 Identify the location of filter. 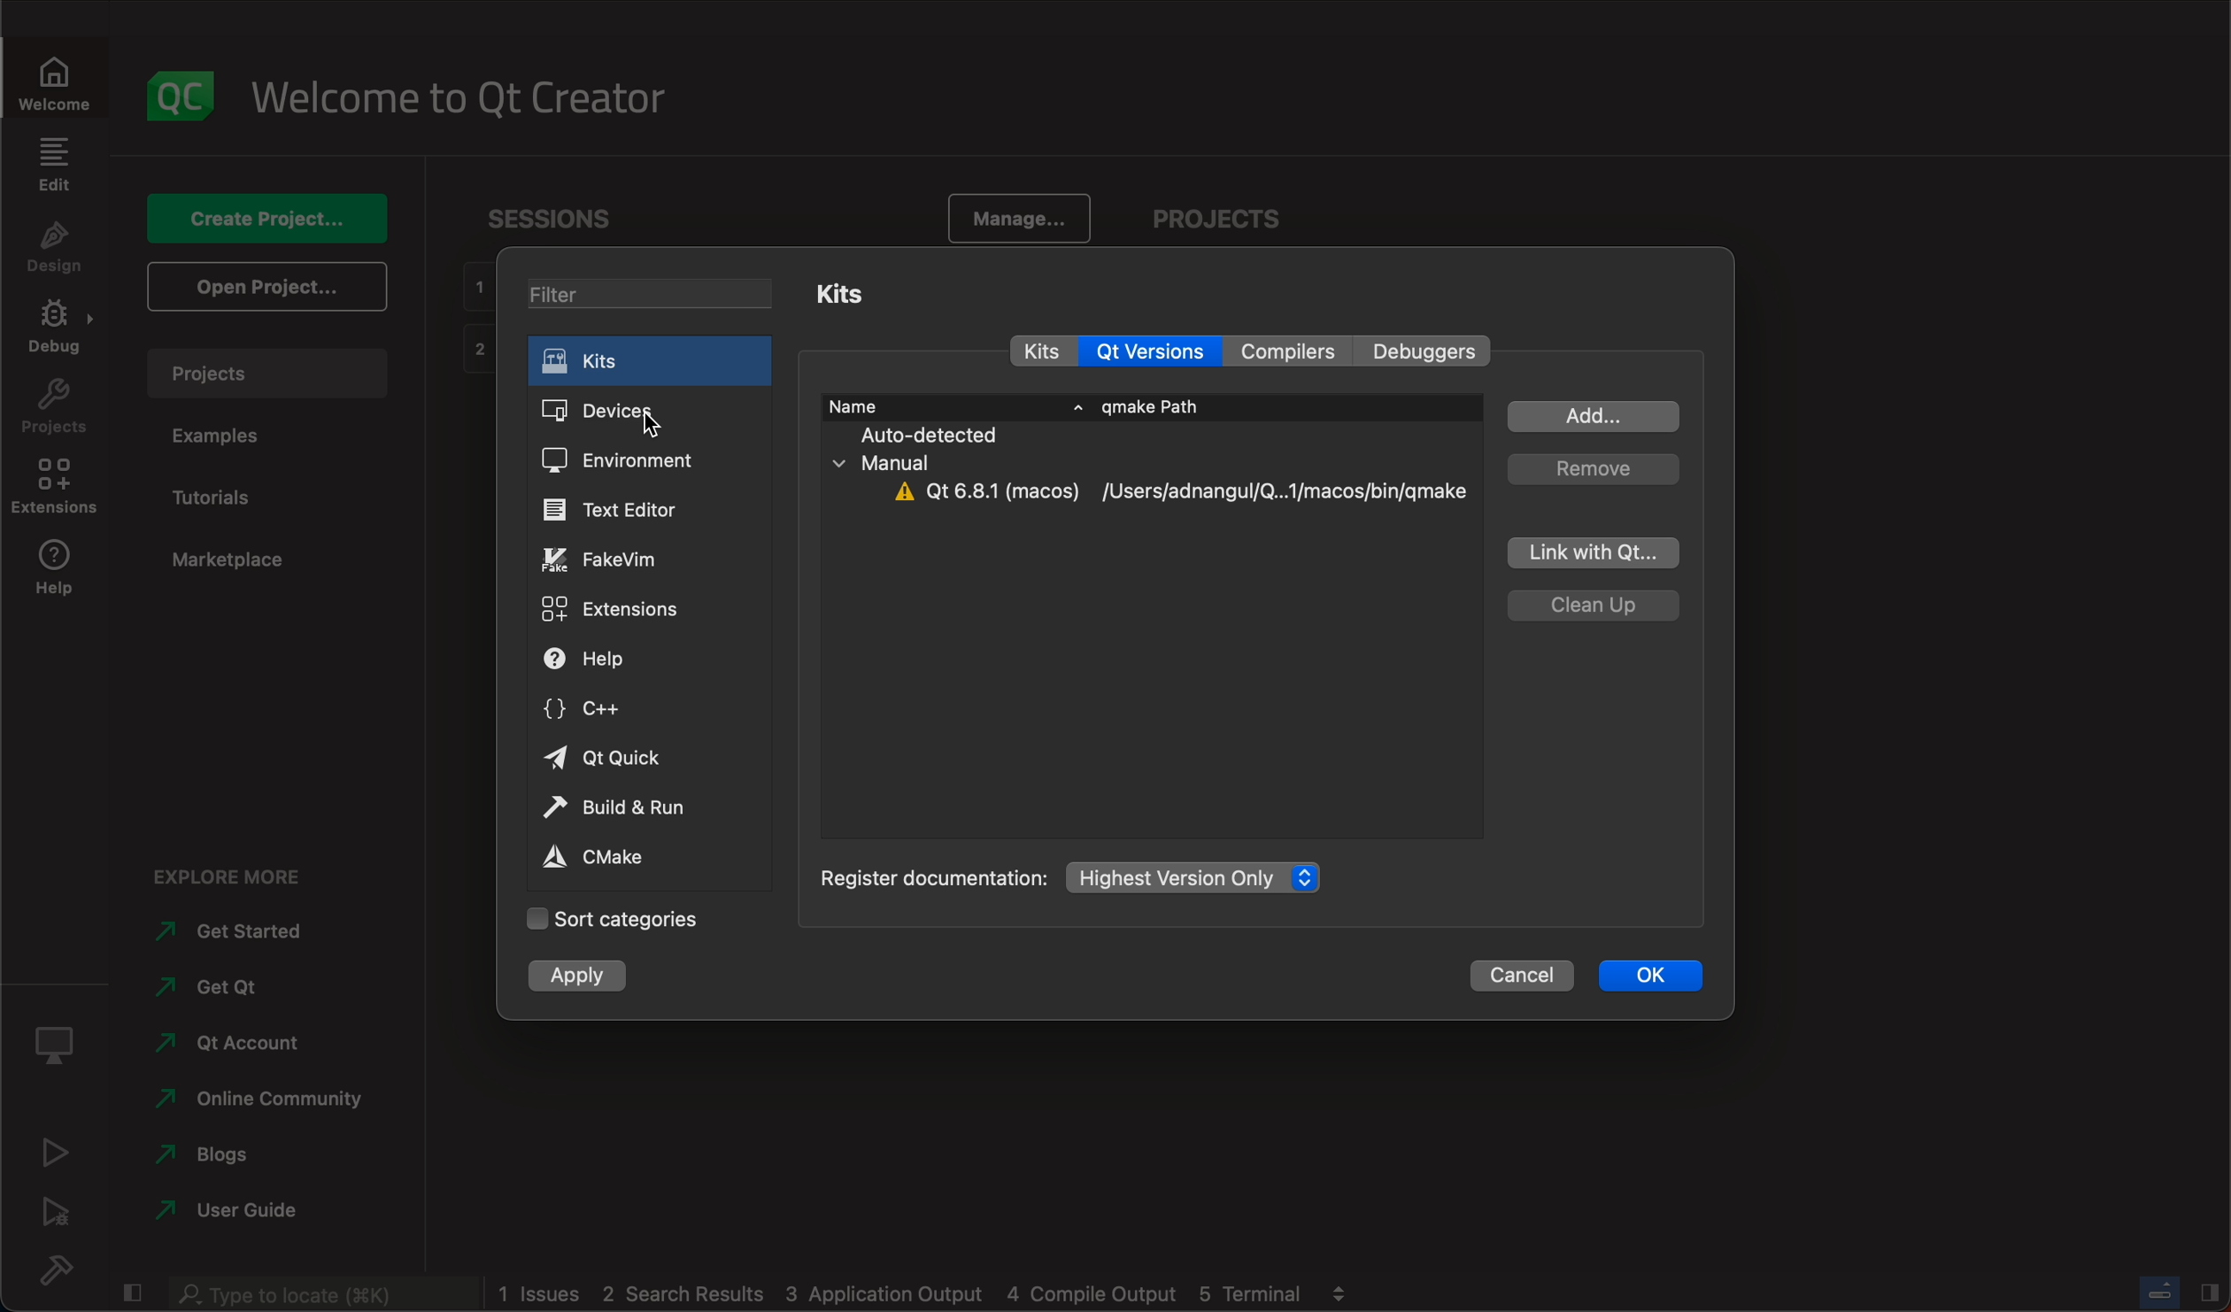
(657, 293).